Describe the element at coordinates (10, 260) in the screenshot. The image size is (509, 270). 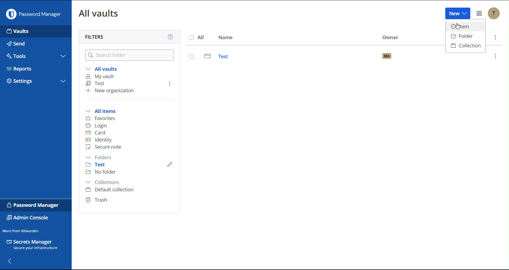
I see `Back` at that location.